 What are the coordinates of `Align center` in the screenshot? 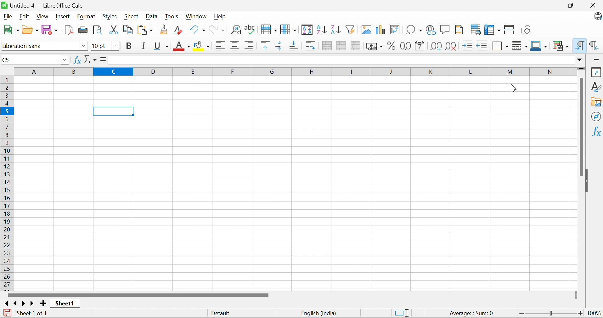 It's located at (236, 46).